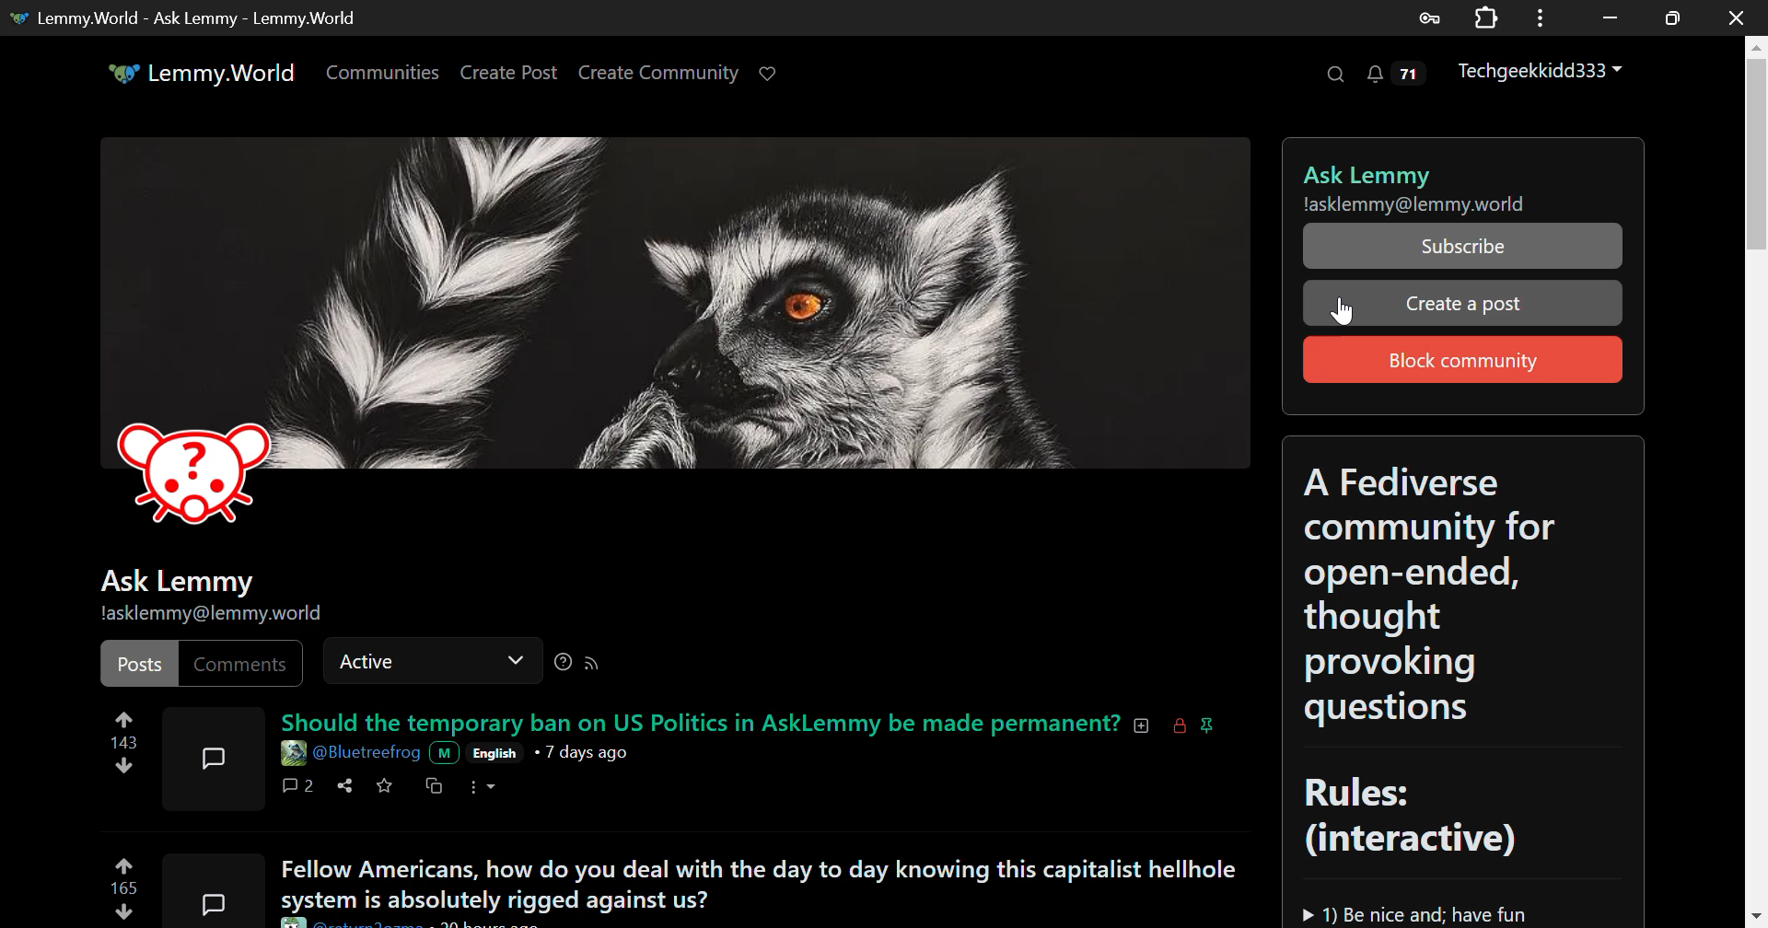 The width and height of the screenshot is (1768, 928). I want to click on Community Media, so click(680, 346).